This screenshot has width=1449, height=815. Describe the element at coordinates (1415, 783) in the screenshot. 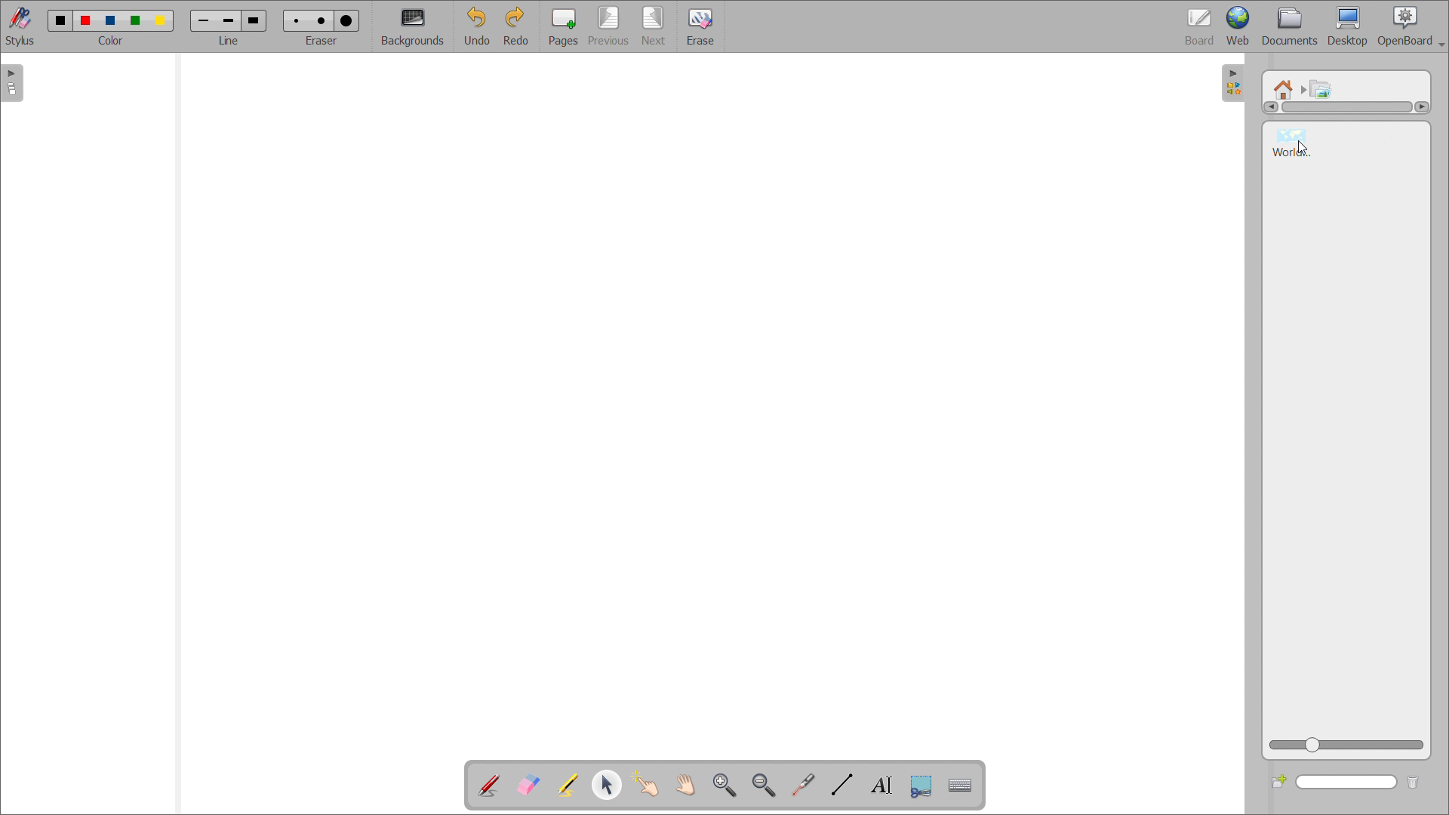

I see `delete folder` at that location.